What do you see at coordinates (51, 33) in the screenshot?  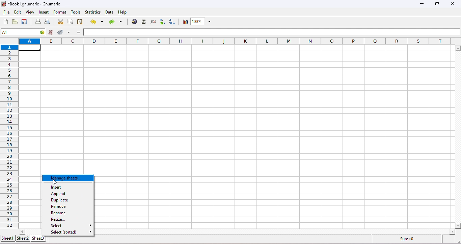 I see `cancel change` at bounding box center [51, 33].